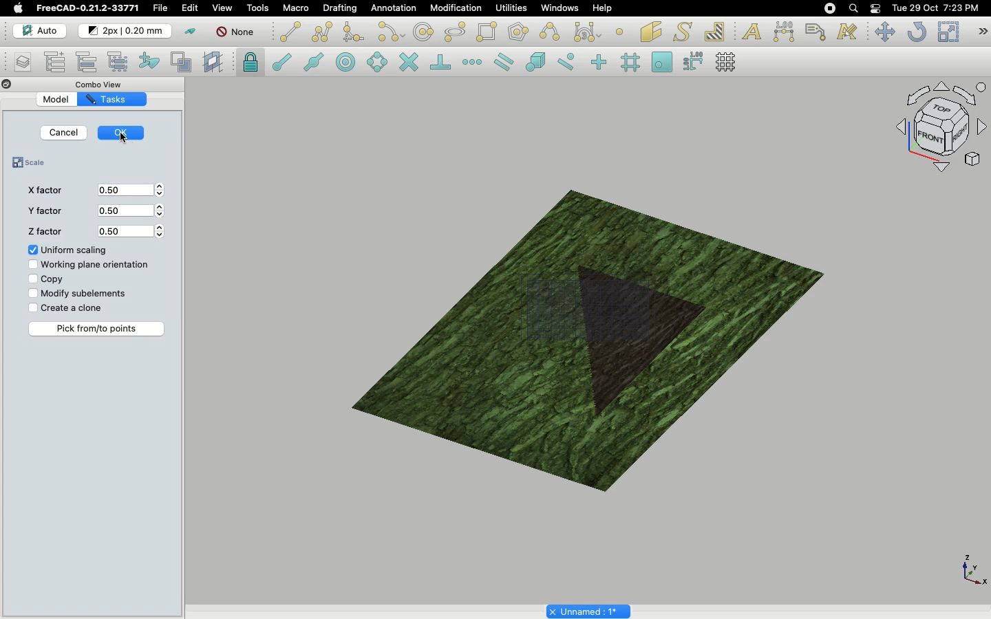 This screenshot has width=991, height=619. Describe the element at coordinates (215, 63) in the screenshot. I see `Create working plane proxy` at that location.